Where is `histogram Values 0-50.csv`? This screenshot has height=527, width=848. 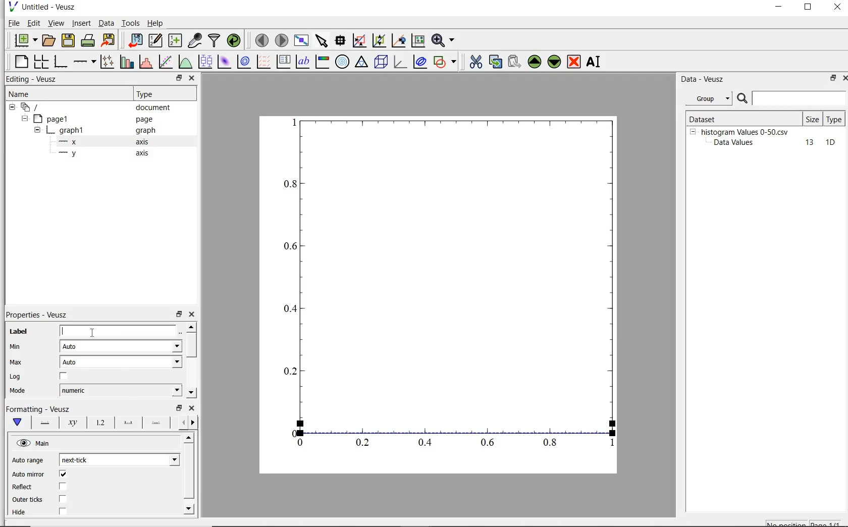
histogram Values 0-50.csv is located at coordinates (745, 131).